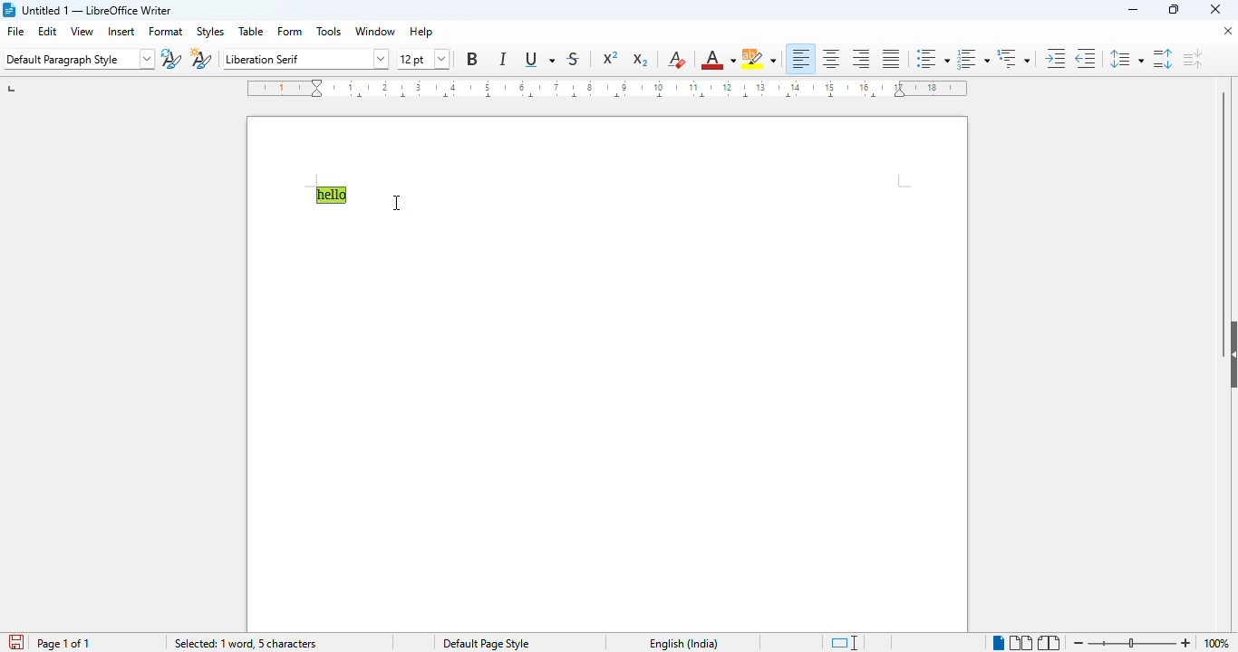 The image size is (1238, 652). I want to click on format, so click(166, 31).